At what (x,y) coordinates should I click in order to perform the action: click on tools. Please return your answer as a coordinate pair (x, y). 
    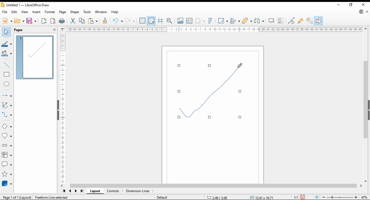
    Looking at the image, I should click on (87, 12).